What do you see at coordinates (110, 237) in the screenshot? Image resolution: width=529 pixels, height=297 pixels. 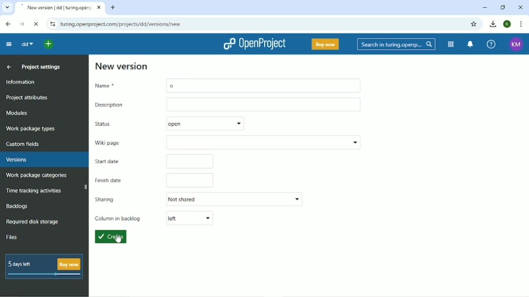 I see `Create` at bounding box center [110, 237].